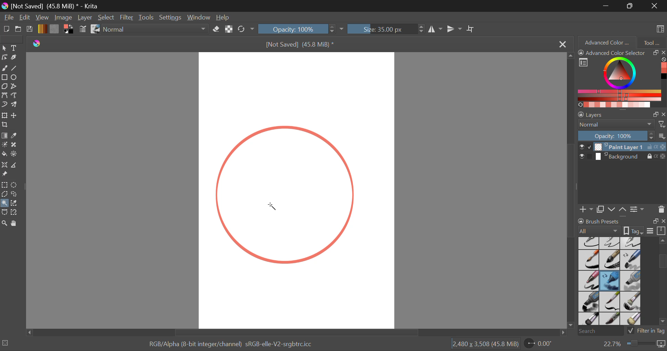 The height and width of the screenshot is (351, 667). What do you see at coordinates (85, 17) in the screenshot?
I see `Layer` at bounding box center [85, 17].